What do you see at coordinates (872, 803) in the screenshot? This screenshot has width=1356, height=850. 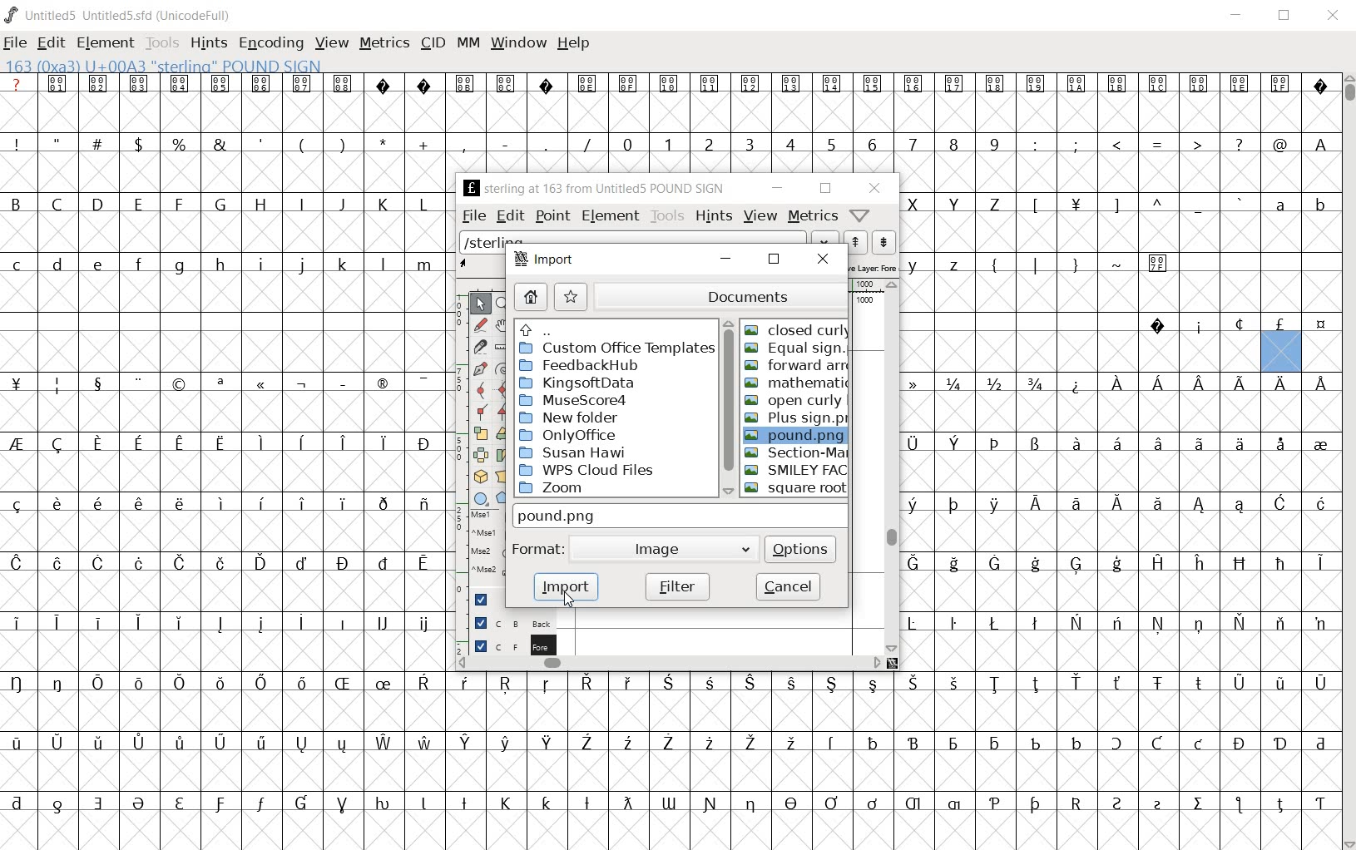 I see `Symbol` at bounding box center [872, 803].